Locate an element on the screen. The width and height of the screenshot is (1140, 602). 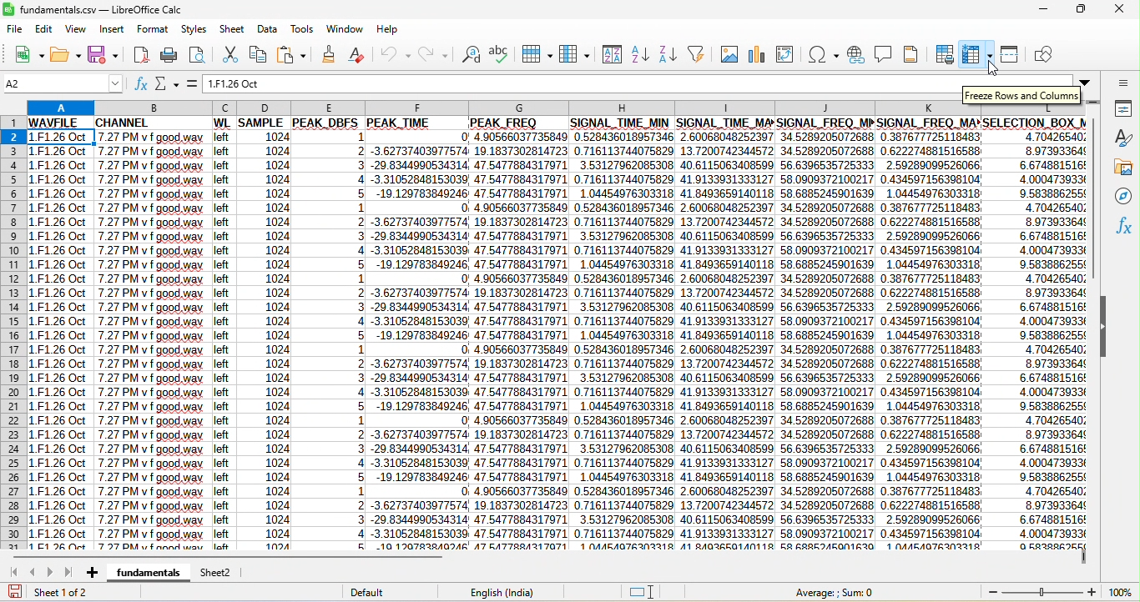
format is located at coordinates (152, 30).